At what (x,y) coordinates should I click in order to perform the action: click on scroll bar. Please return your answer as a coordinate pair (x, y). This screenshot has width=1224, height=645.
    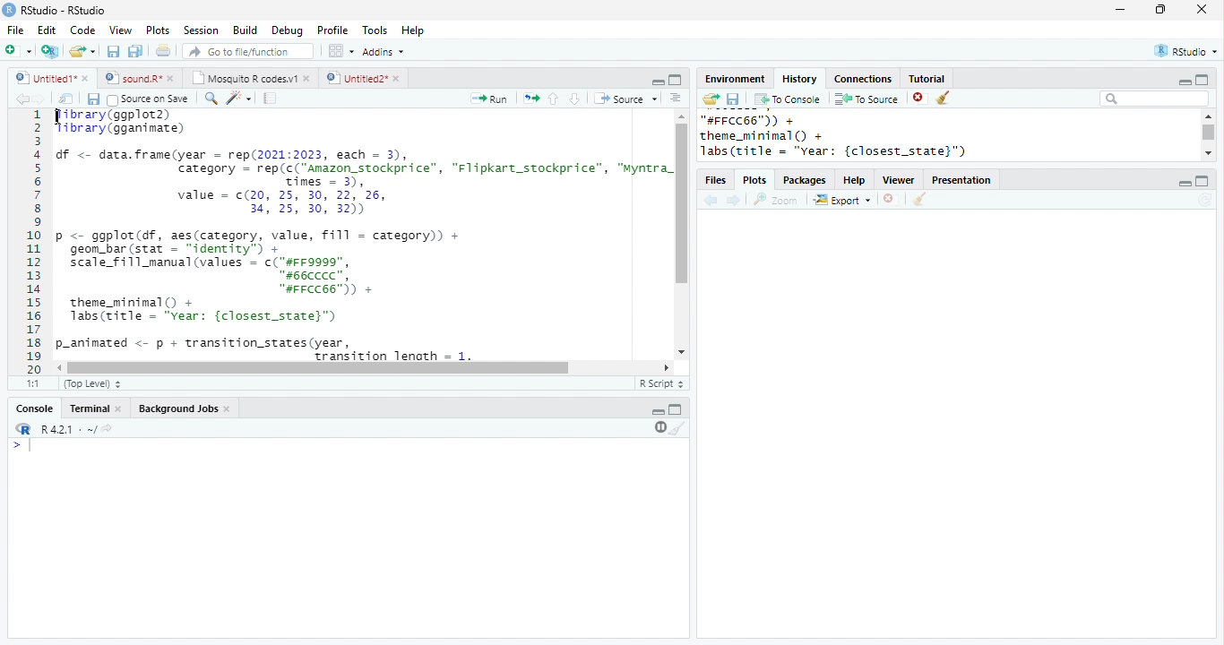
    Looking at the image, I should click on (319, 368).